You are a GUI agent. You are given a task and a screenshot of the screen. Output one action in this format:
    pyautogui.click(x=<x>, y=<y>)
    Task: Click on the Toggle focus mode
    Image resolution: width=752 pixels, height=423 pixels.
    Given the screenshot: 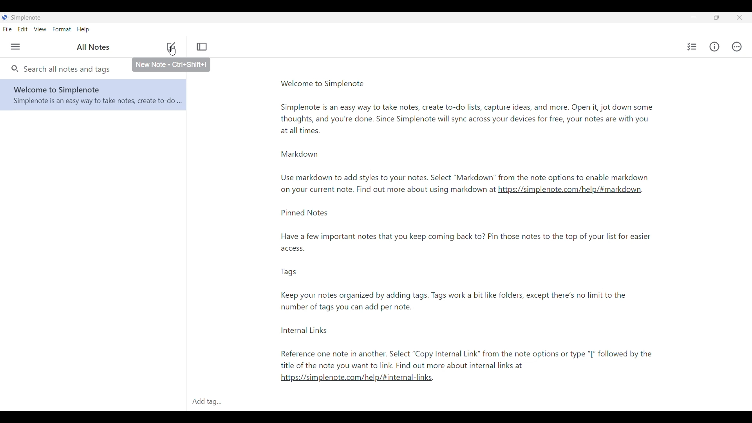 What is the action you would take?
    pyautogui.click(x=202, y=46)
    